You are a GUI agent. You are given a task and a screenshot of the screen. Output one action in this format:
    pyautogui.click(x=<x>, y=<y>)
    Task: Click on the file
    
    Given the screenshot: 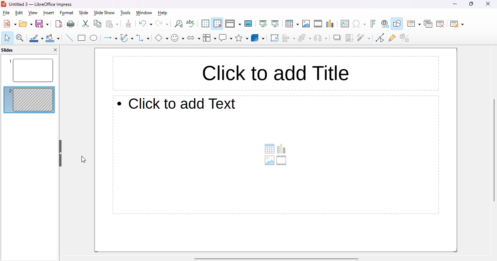 What is the action you would take?
    pyautogui.click(x=6, y=13)
    